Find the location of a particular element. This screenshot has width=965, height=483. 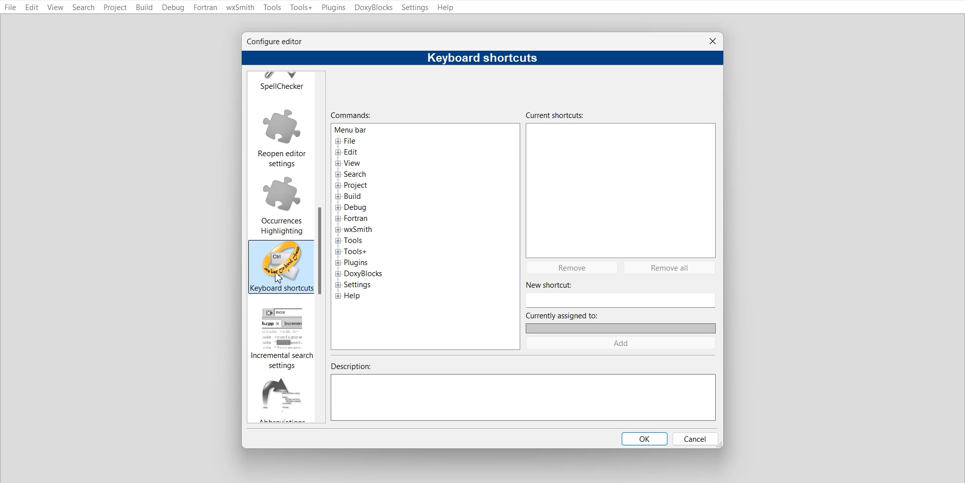

Spell Checker is located at coordinates (280, 81).